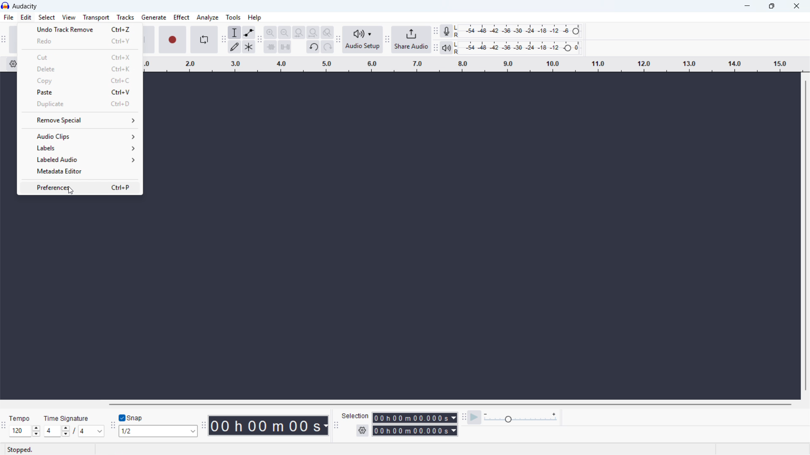  Describe the element at coordinates (80, 171) in the screenshot. I see `metadata editor` at that location.